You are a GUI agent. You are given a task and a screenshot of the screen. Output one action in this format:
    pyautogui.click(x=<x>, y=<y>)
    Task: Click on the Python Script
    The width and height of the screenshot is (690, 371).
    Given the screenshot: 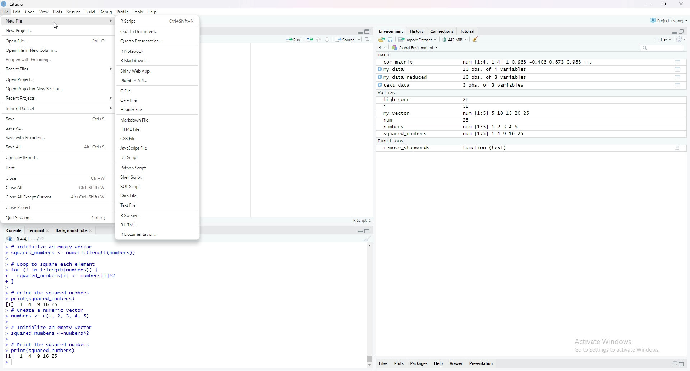 What is the action you would take?
    pyautogui.click(x=156, y=168)
    